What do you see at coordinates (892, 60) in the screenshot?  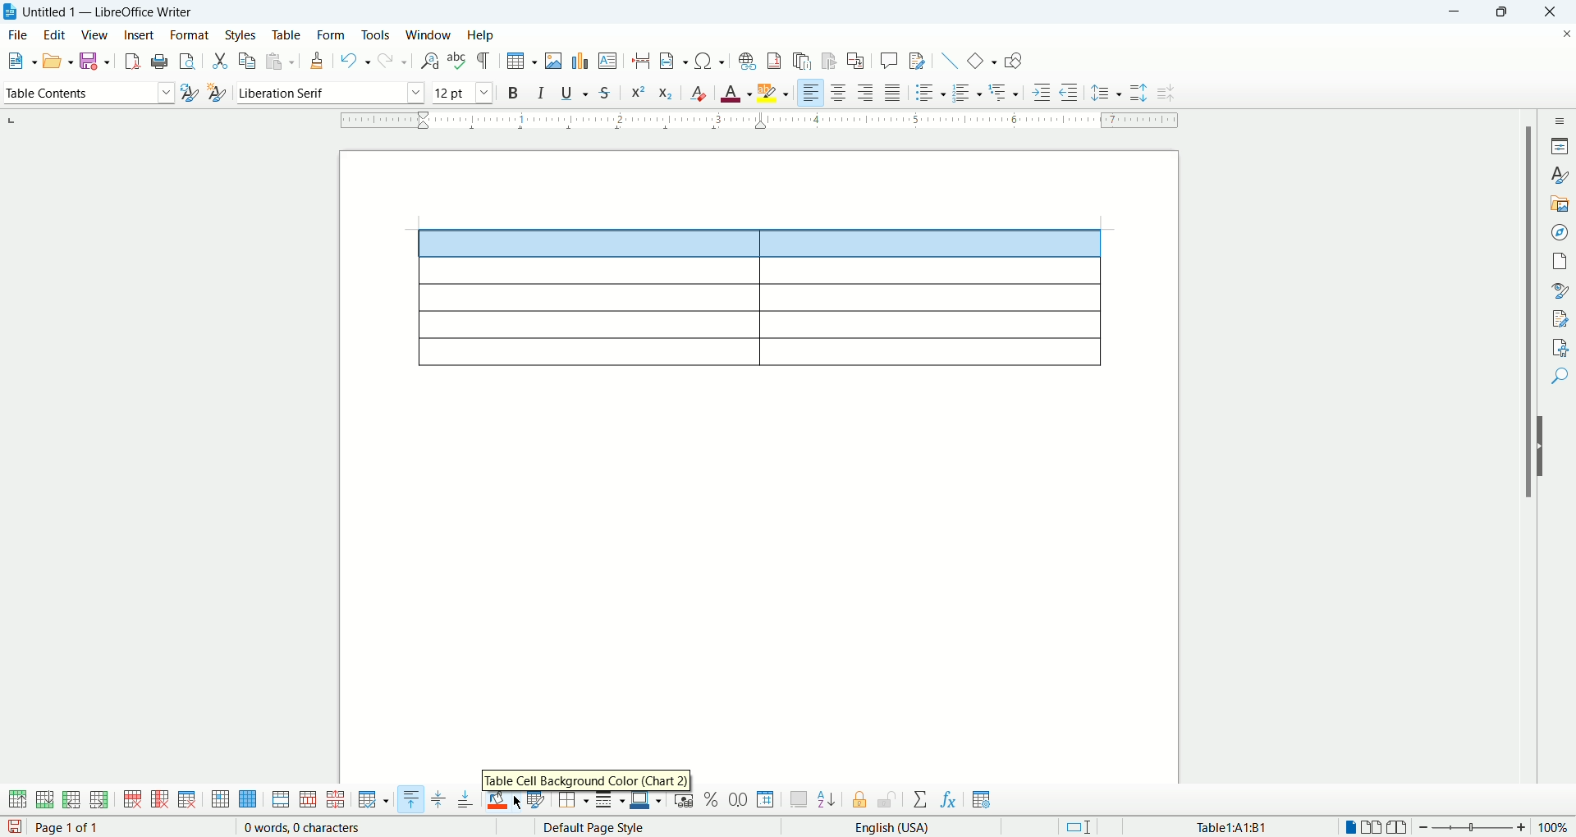 I see `insert comment` at bounding box center [892, 60].